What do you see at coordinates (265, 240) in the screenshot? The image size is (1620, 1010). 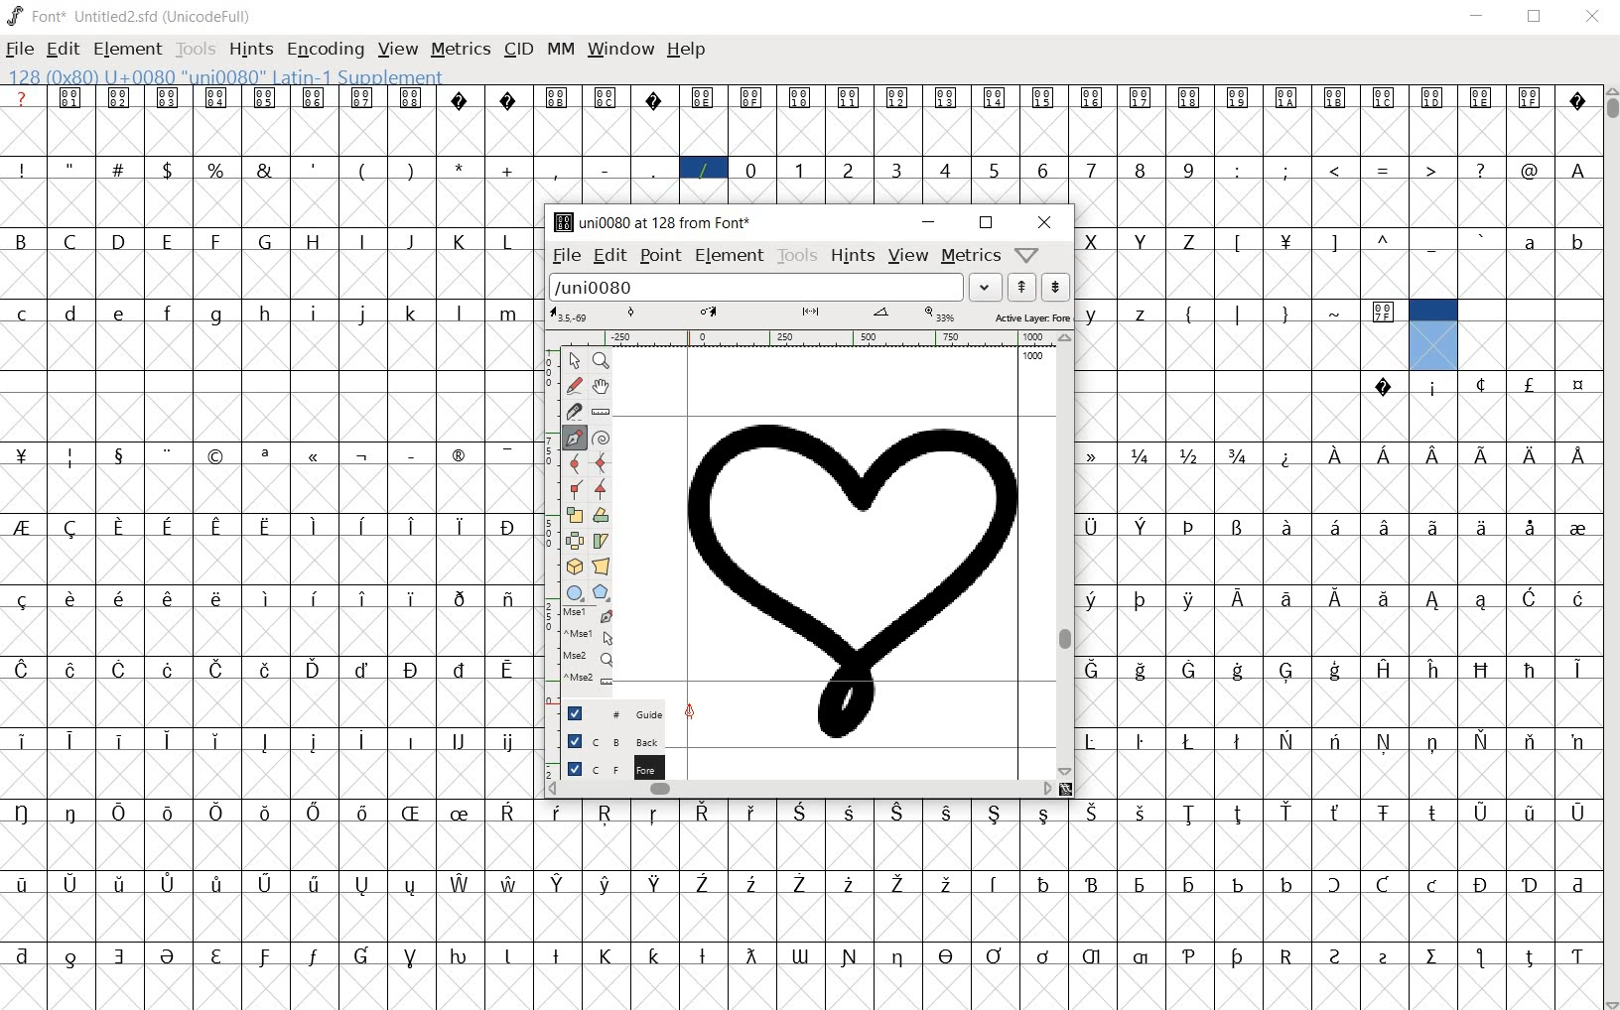 I see `glyph` at bounding box center [265, 240].